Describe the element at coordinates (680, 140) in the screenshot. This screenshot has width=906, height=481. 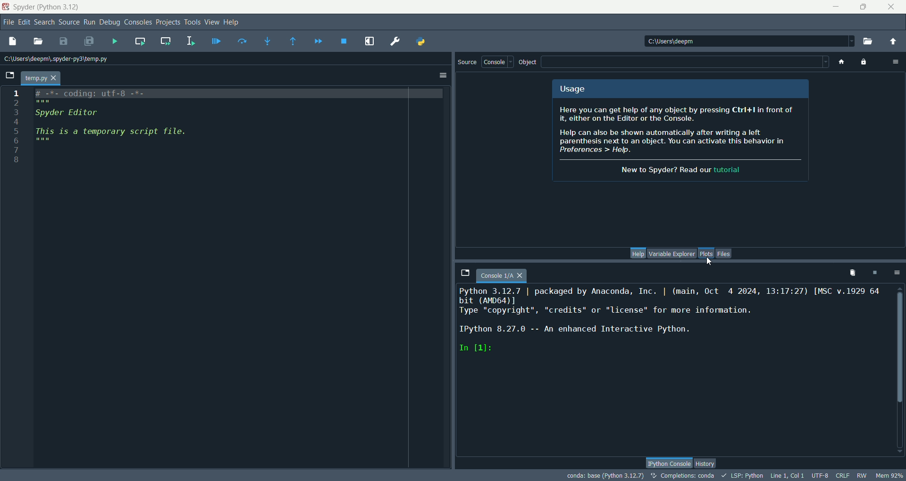
I see `text` at that location.